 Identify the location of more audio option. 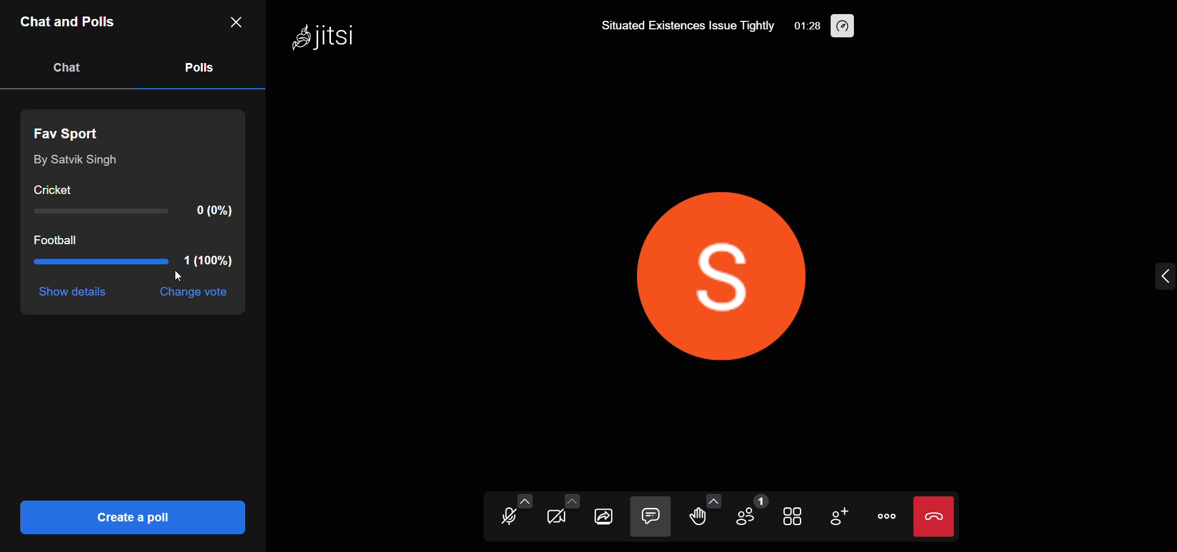
(522, 499).